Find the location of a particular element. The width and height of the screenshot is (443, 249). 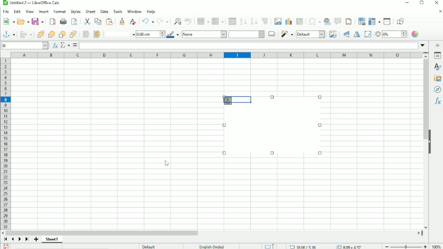

Sort descending is located at coordinates (254, 21).